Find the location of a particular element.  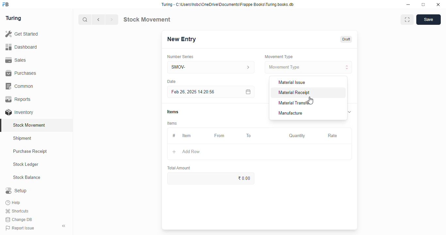

items is located at coordinates (172, 123).